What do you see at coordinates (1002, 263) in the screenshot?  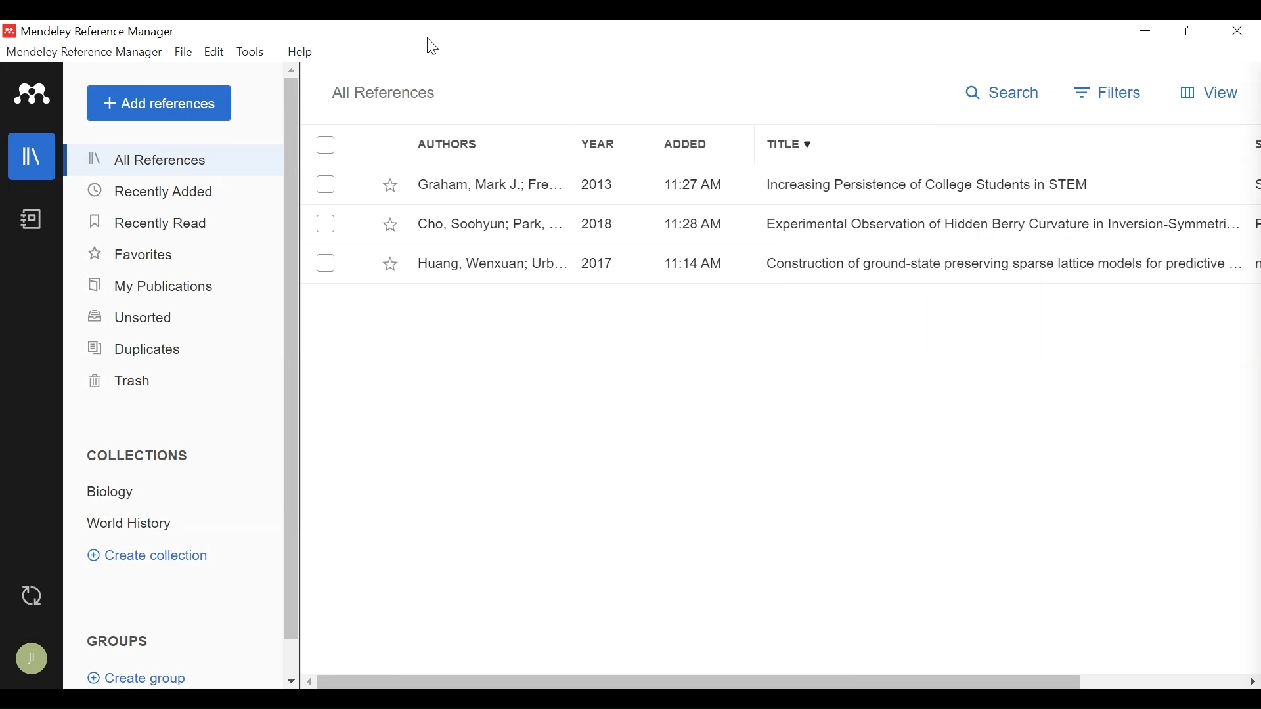 I see `Construction of ground-state preserving sparse lattice models for predictive` at bounding box center [1002, 263].